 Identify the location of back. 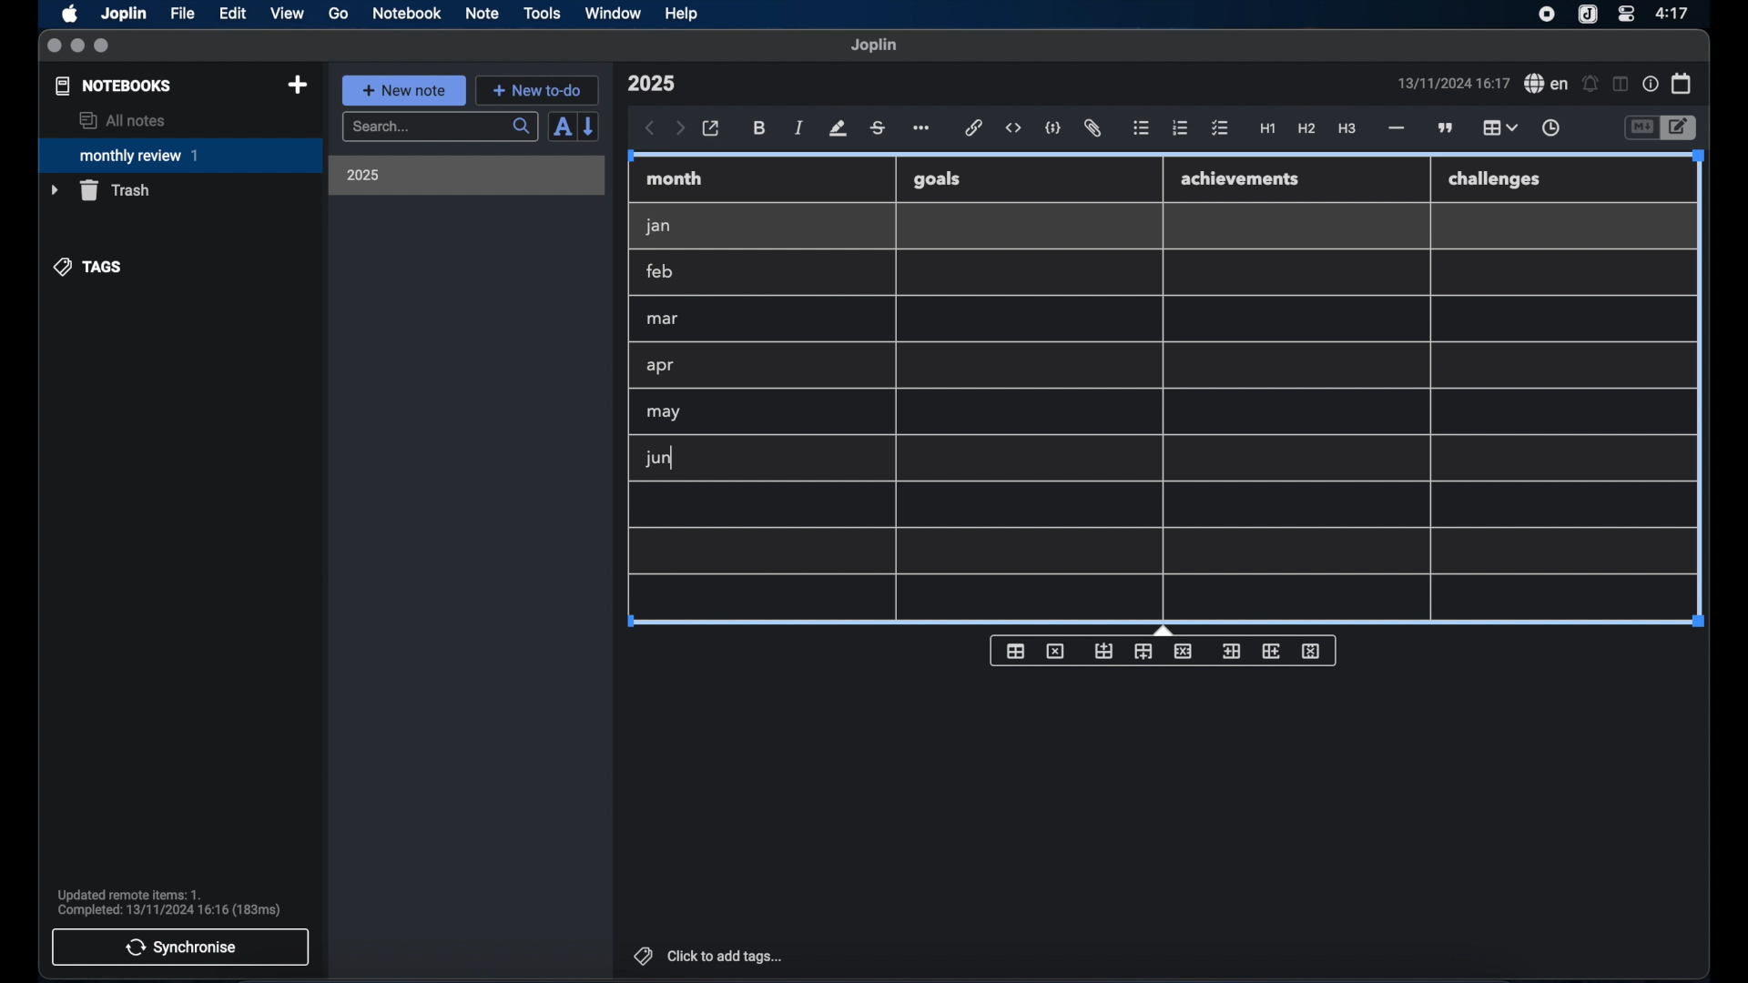
(650, 128).